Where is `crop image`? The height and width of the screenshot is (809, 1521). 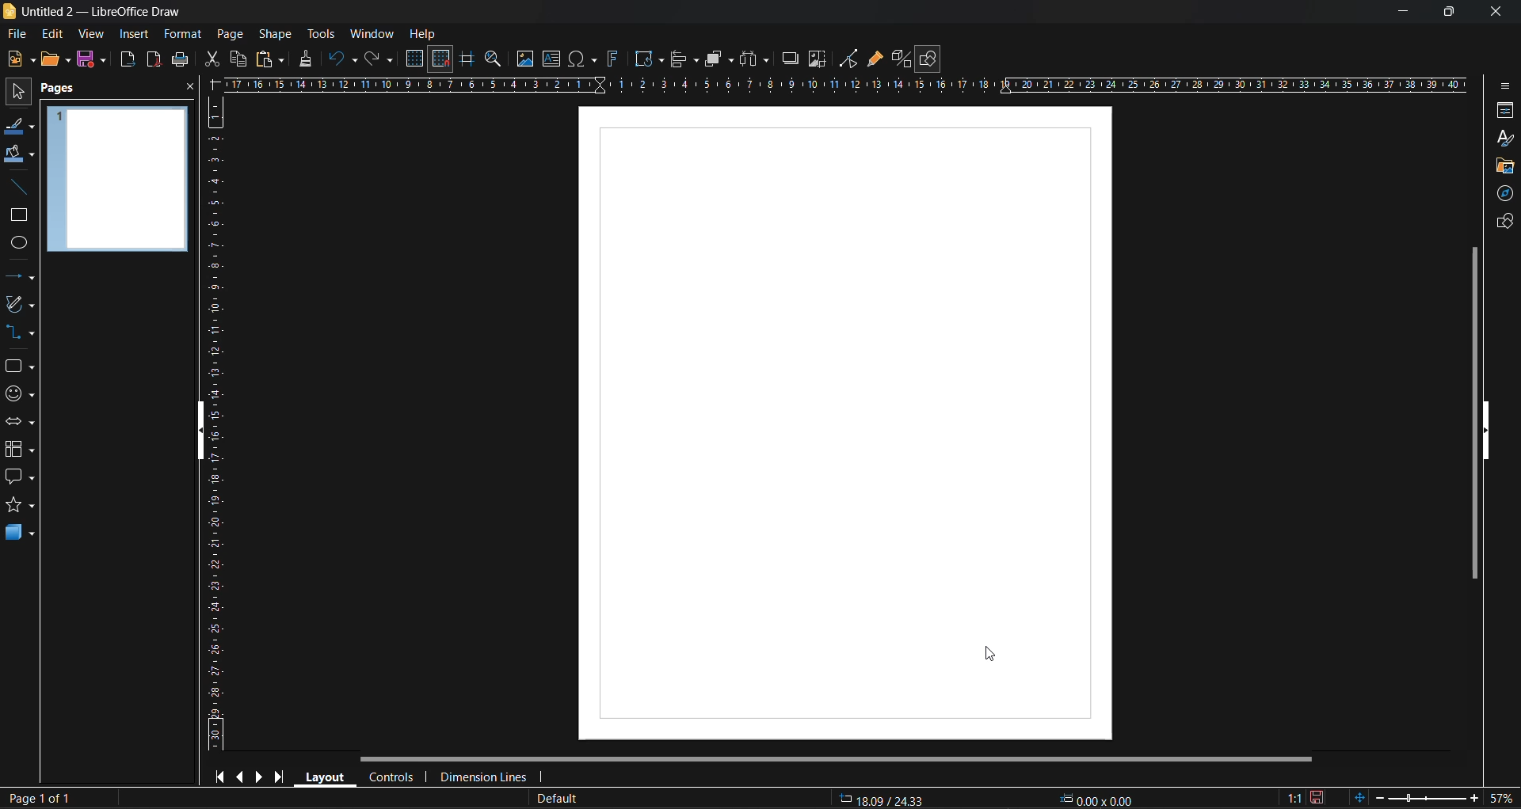
crop image is located at coordinates (817, 61).